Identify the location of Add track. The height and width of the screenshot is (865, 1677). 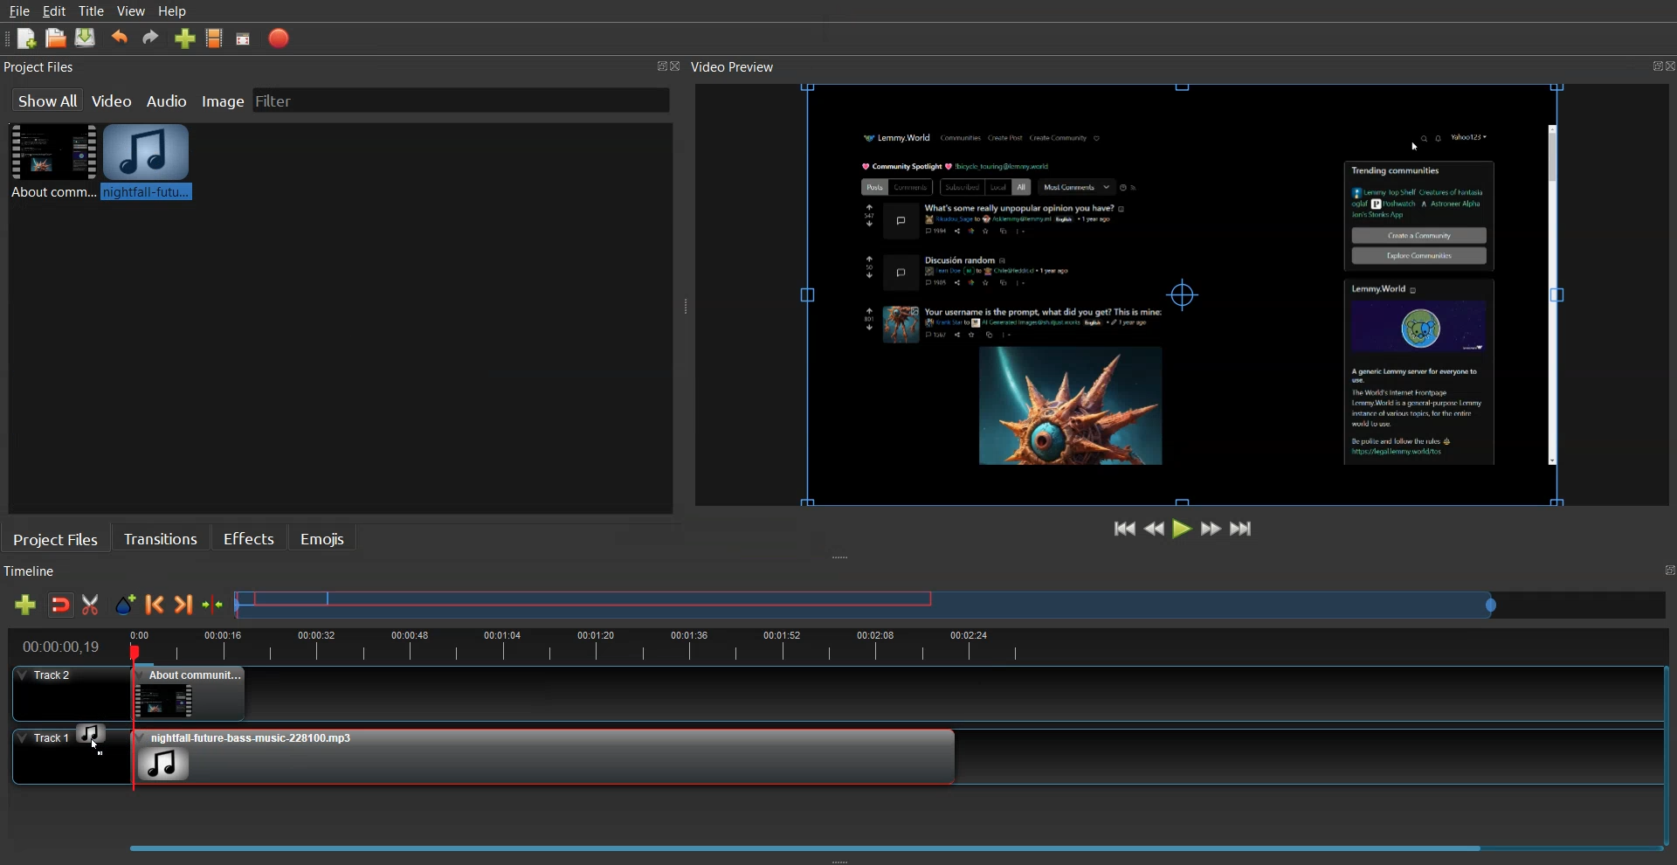
(24, 605).